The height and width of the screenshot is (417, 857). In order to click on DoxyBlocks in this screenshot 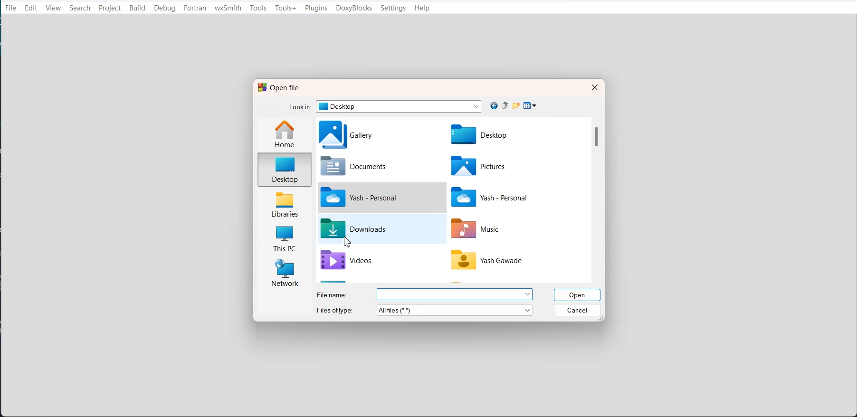, I will do `click(354, 8)`.